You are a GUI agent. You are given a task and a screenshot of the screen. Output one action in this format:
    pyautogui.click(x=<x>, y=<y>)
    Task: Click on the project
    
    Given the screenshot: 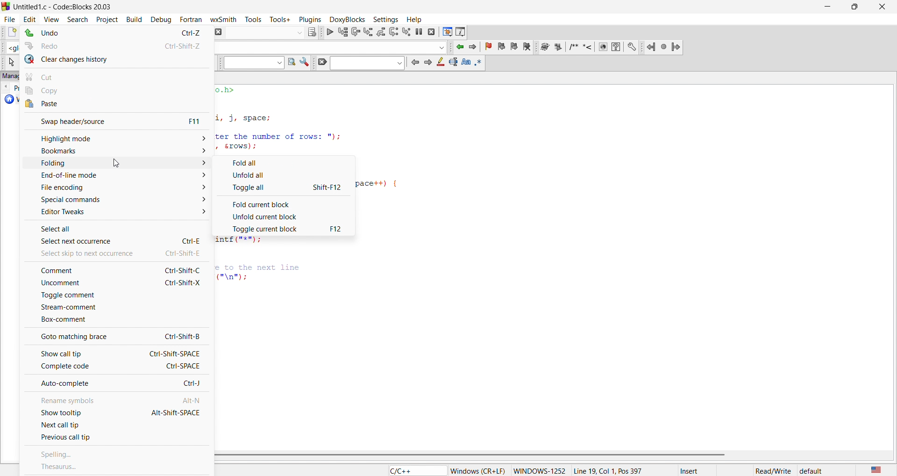 What is the action you would take?
    pyautogui.click(x=105, y=18)
    